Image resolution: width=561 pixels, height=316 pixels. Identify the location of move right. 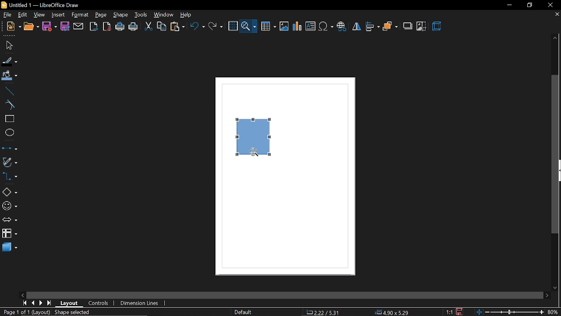
(547, 296).